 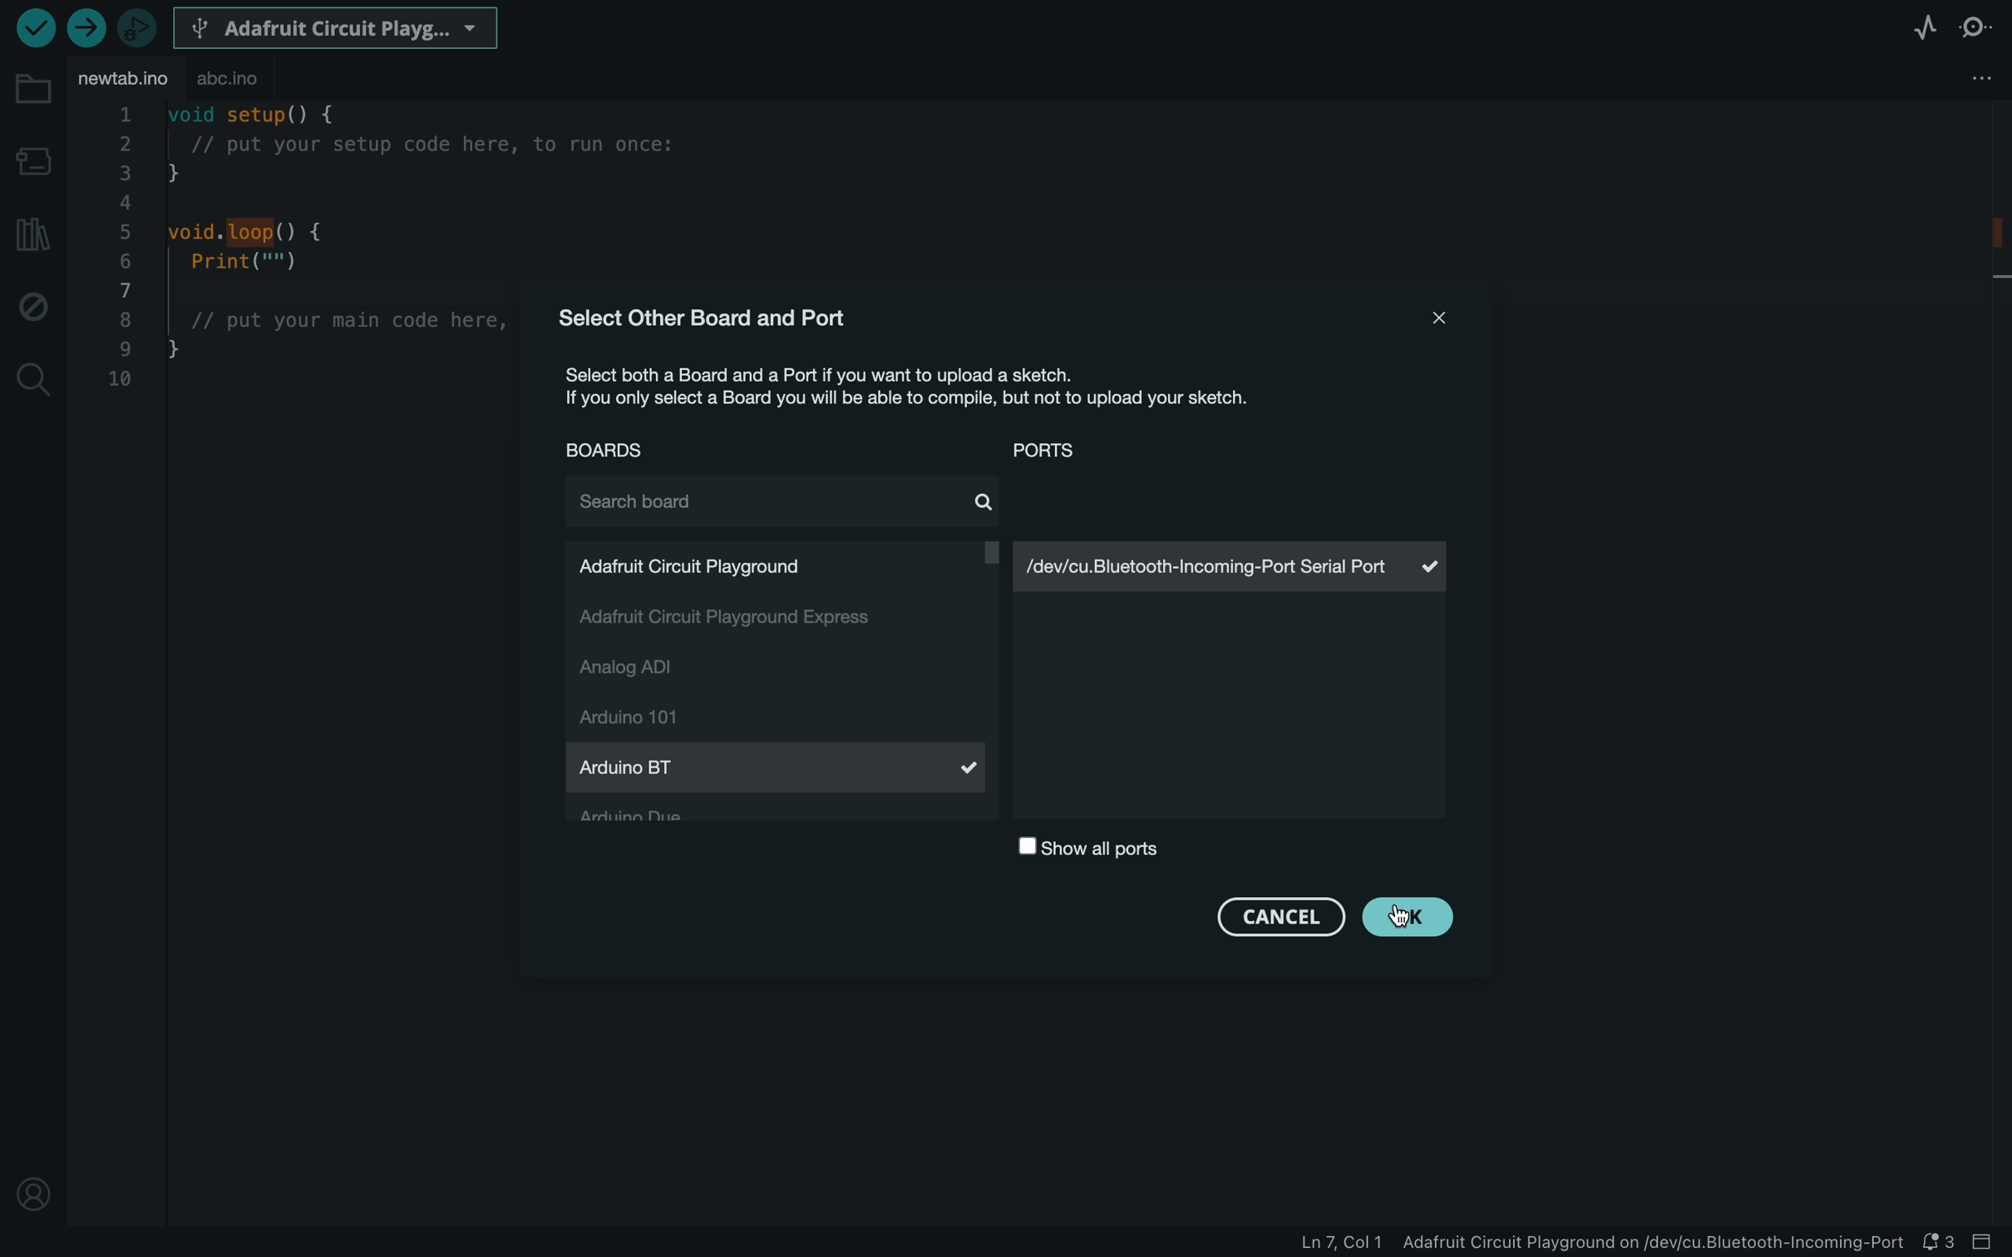 What do you see at coordinates (771, 568) in the screenshot?
I see `adafruit circut` at bounding box center [771, 568].